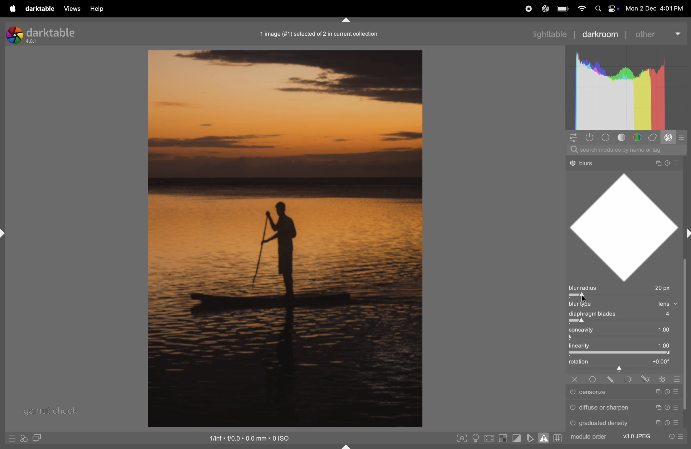 The image size is (691, 449). I want to click on quick acess to panel, so click(572, 138).